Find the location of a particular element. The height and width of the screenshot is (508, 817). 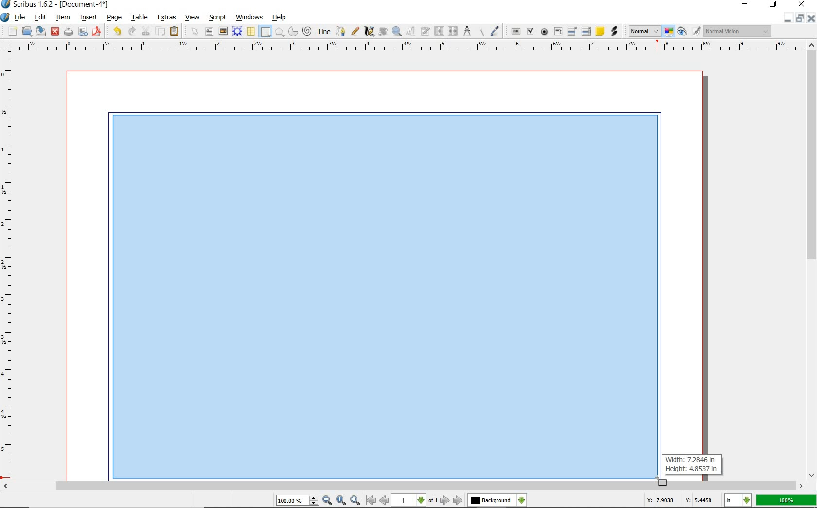

ruler is located at coordinates (410, 46).